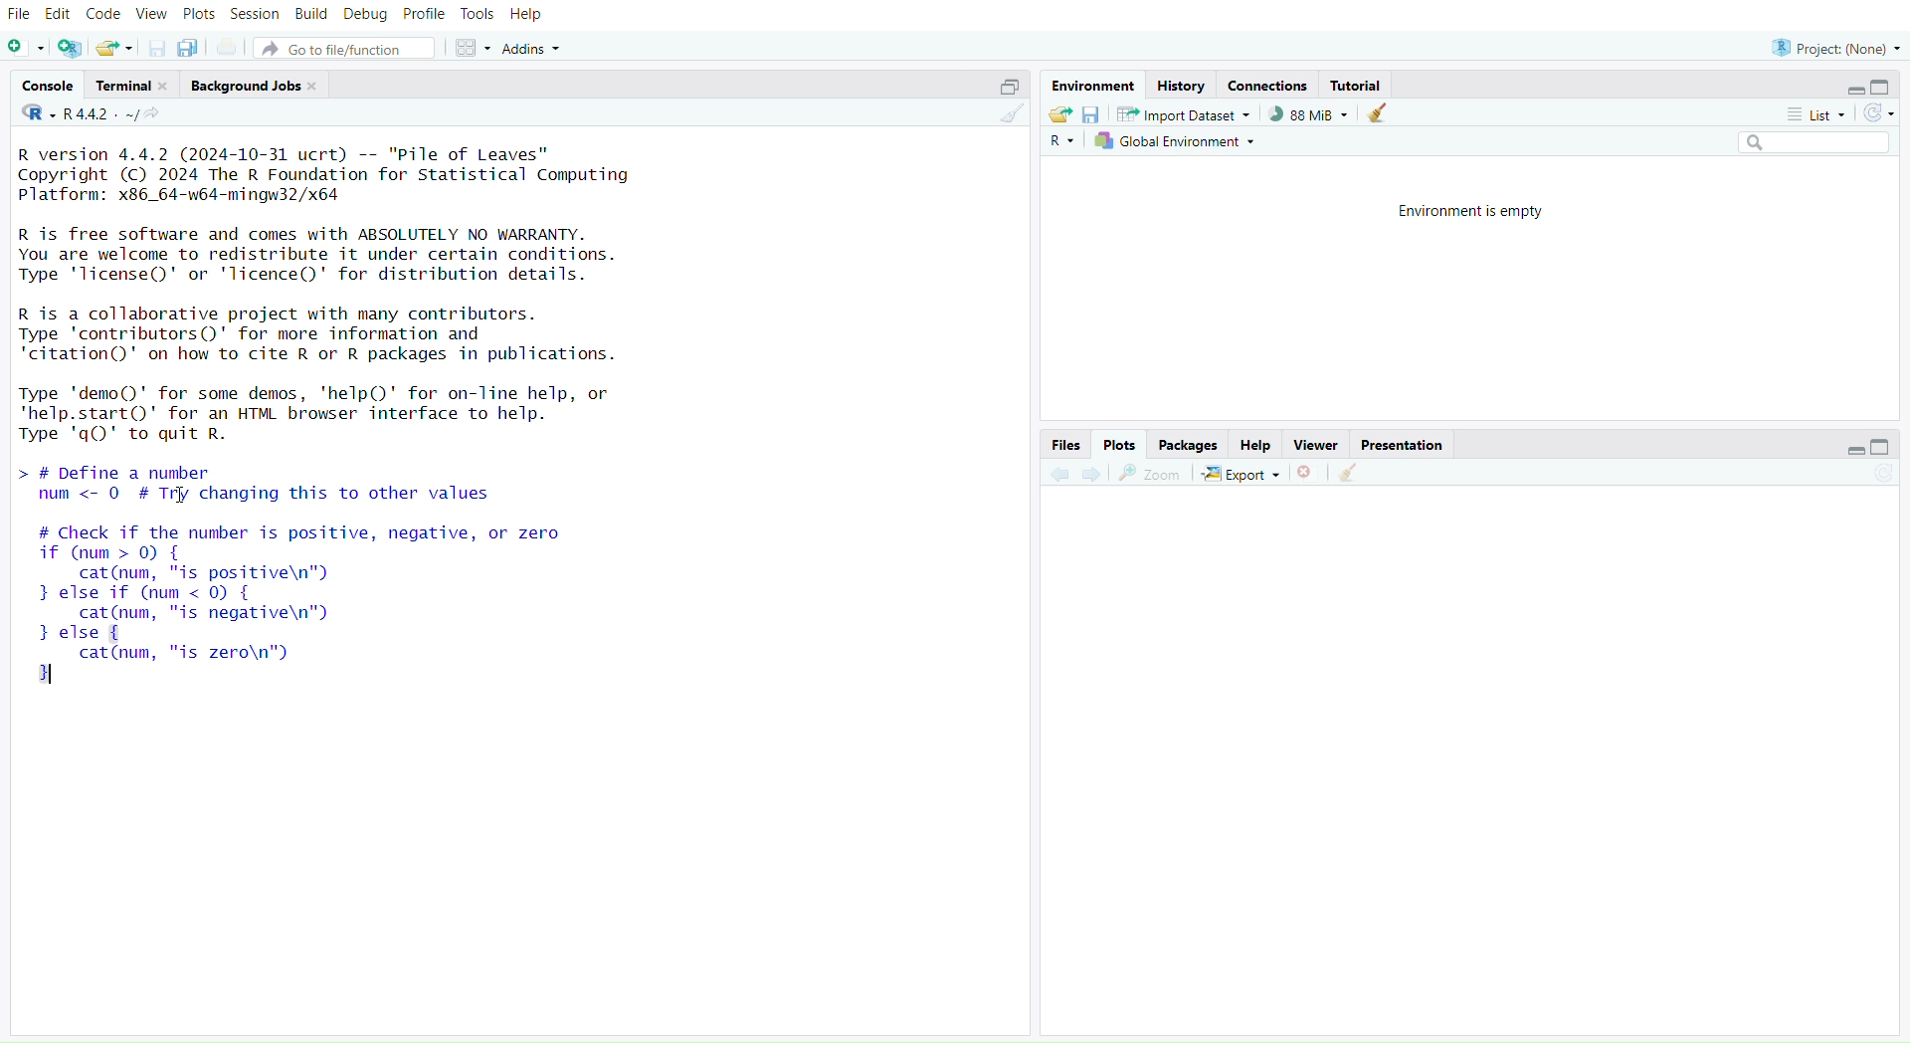 This screenshot has height=1043, width=1910. Describe the element at coordinates (1177, 143) in the screenshot. I see `global environment` at that location.